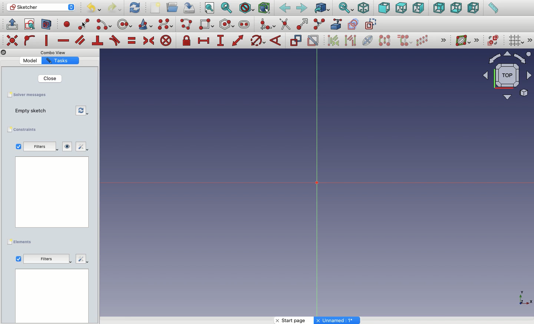  Describe the element at coordinates (258, 40) in the screenshot. I see `Constrain Circle` at that location.